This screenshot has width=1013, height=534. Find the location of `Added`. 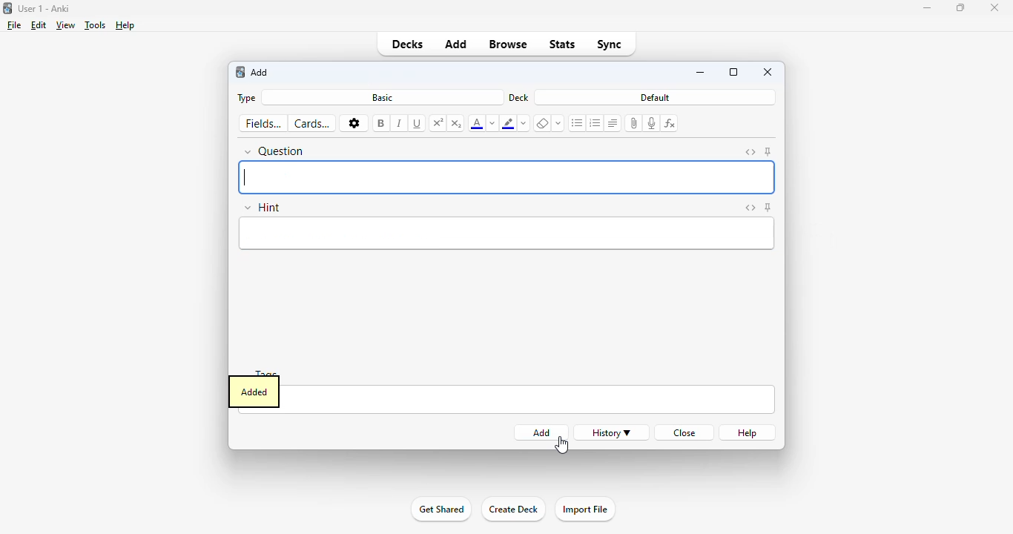

Added is located at coordinates (252, 391).